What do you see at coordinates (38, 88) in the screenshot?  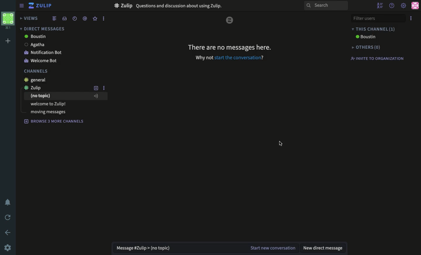 I see `zulip` at bounding box center [38, 88].